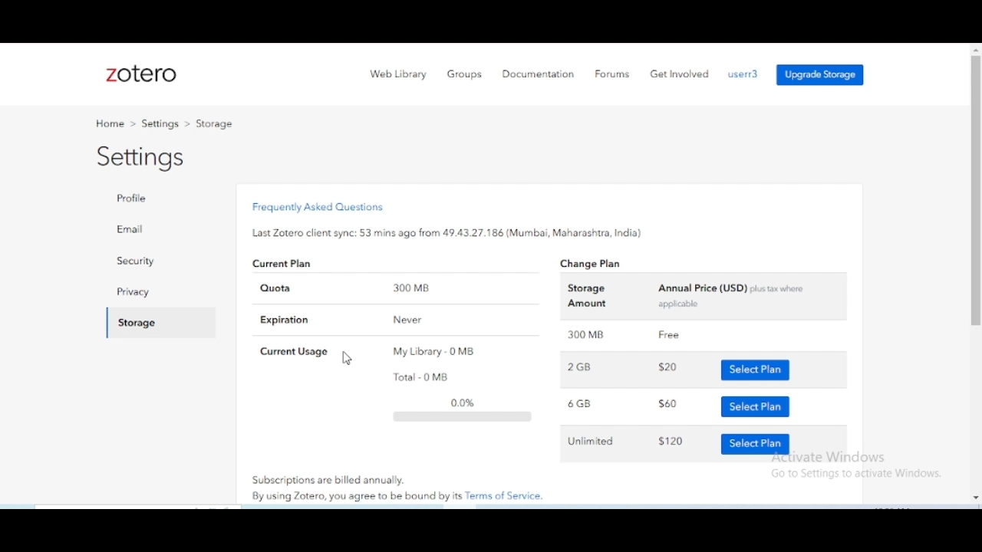 This screenshot has height=552, width=982. What do you see at coordinates (285, 320) in the screenshot?
I see `expiration` at bounding box center [285, 320].